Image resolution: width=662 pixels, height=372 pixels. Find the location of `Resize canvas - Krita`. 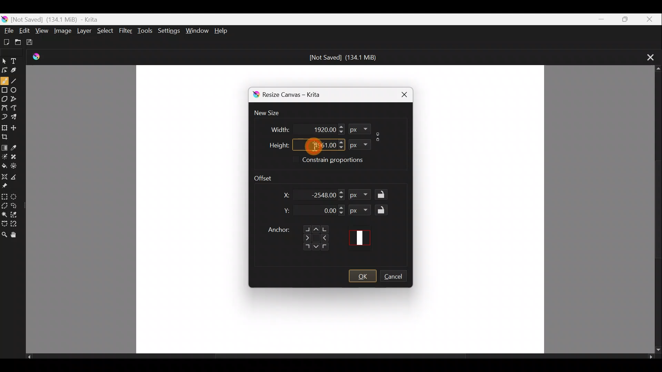

Resize canvas - Krita is located at coordinates (299, 96).